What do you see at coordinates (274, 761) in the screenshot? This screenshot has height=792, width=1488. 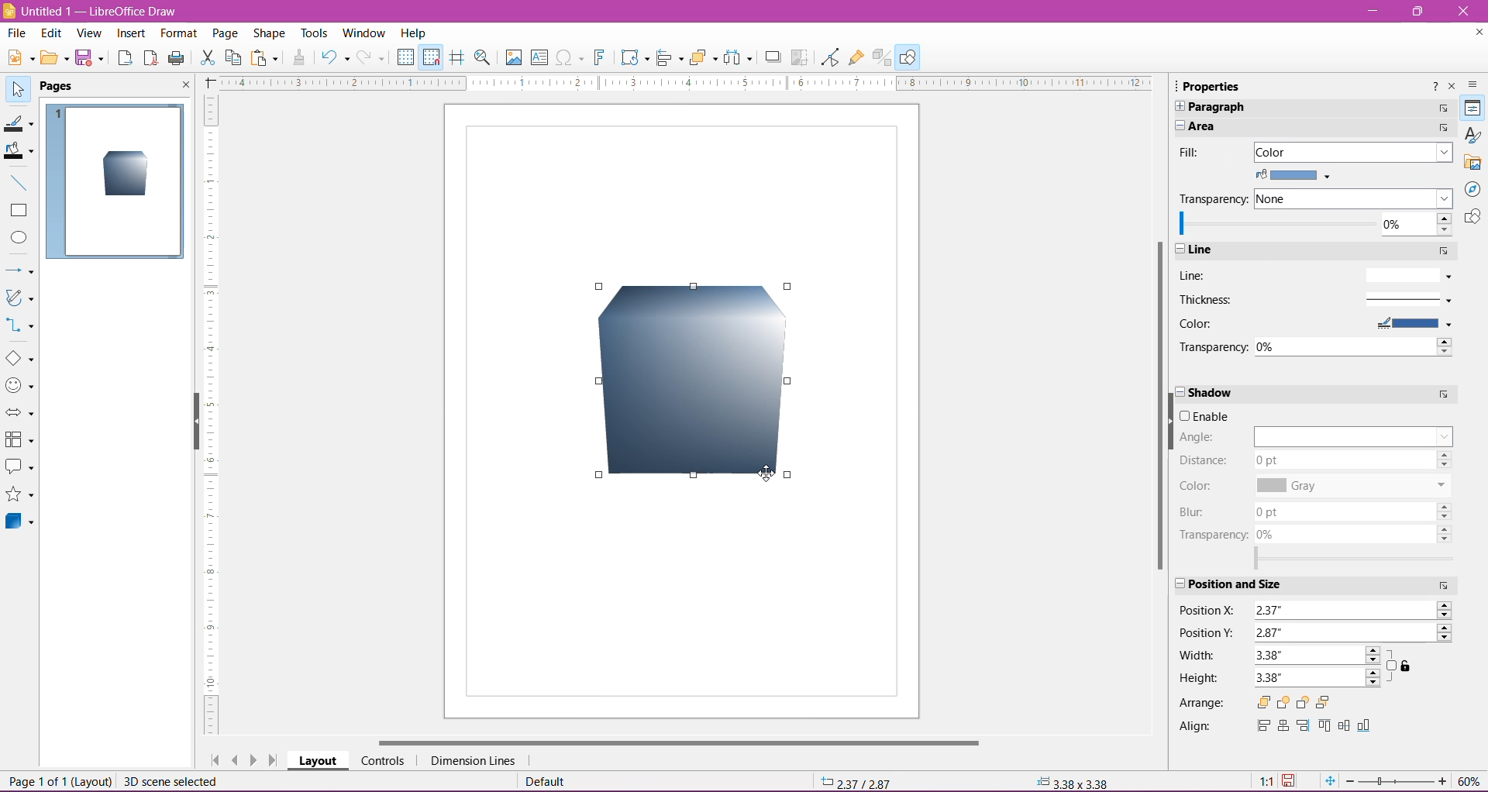 I see `Scroll to last page` at bounding box center [274, 761].